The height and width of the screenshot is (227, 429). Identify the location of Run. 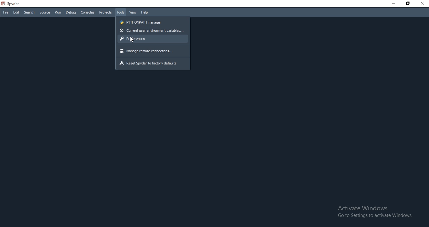
(58, 13).